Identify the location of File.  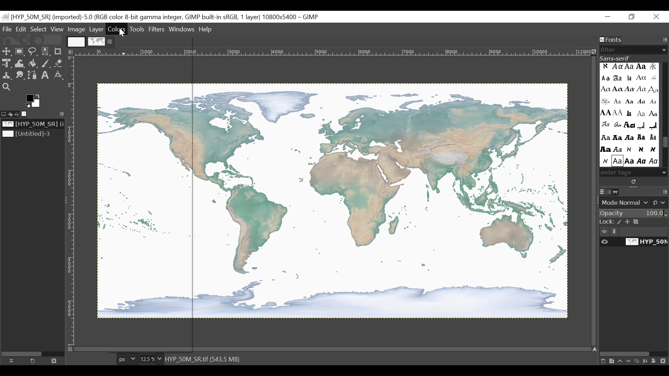
(8, 29).